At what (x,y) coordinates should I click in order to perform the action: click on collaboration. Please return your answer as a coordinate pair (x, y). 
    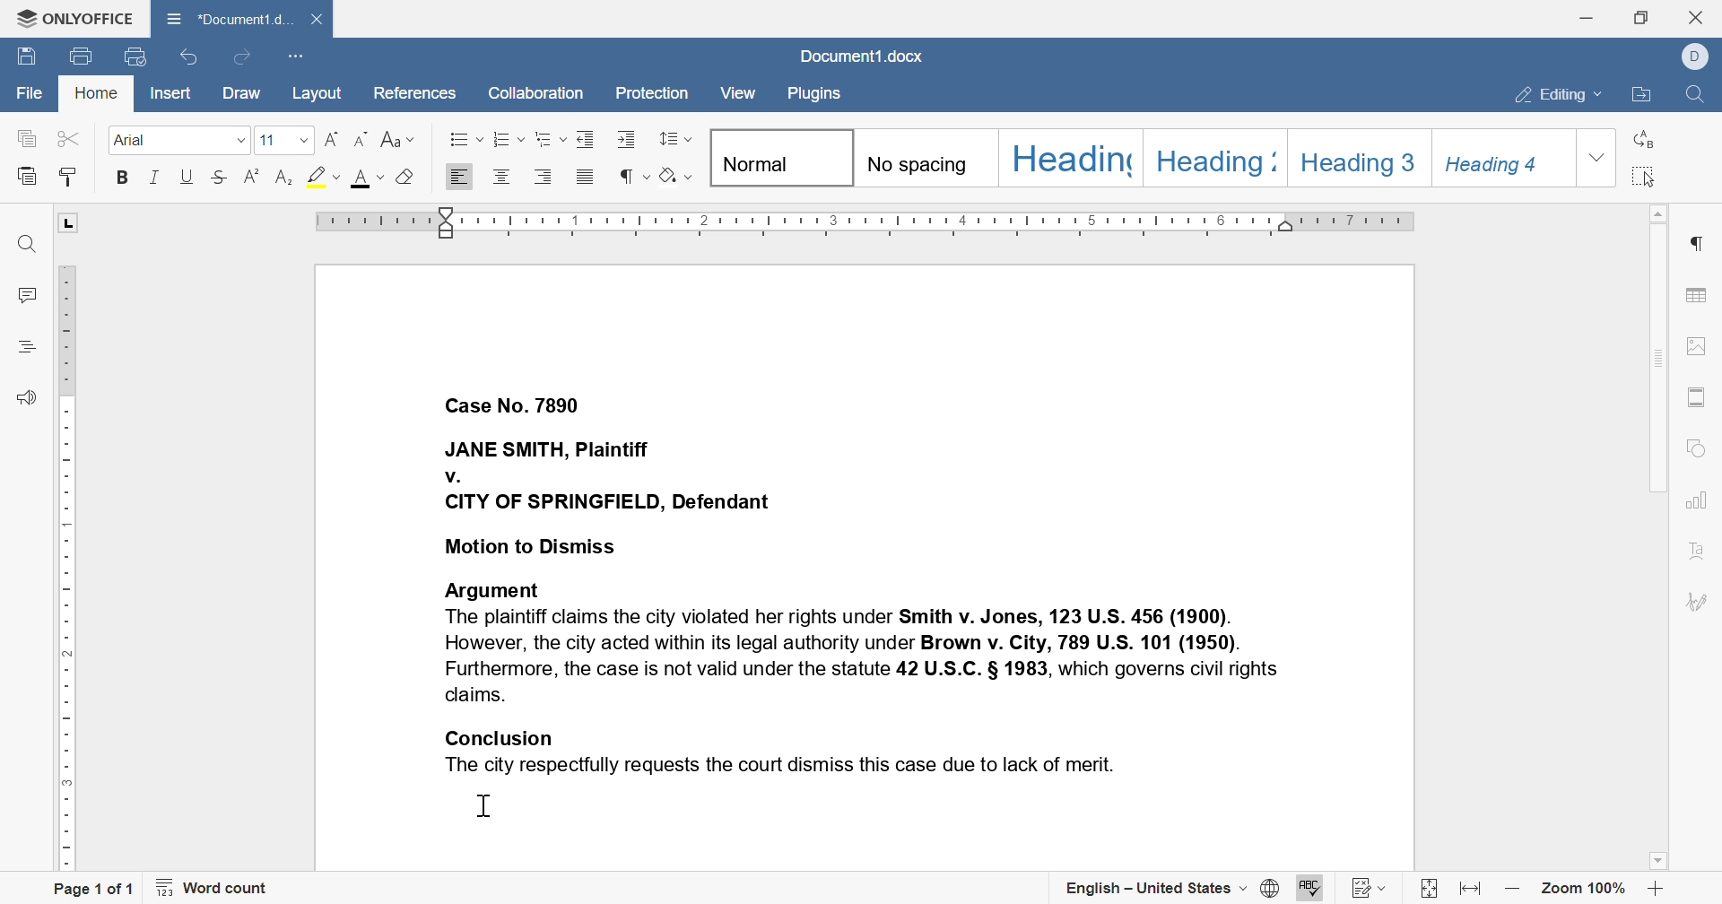
    Looking at the image, I should click on (537, 97).